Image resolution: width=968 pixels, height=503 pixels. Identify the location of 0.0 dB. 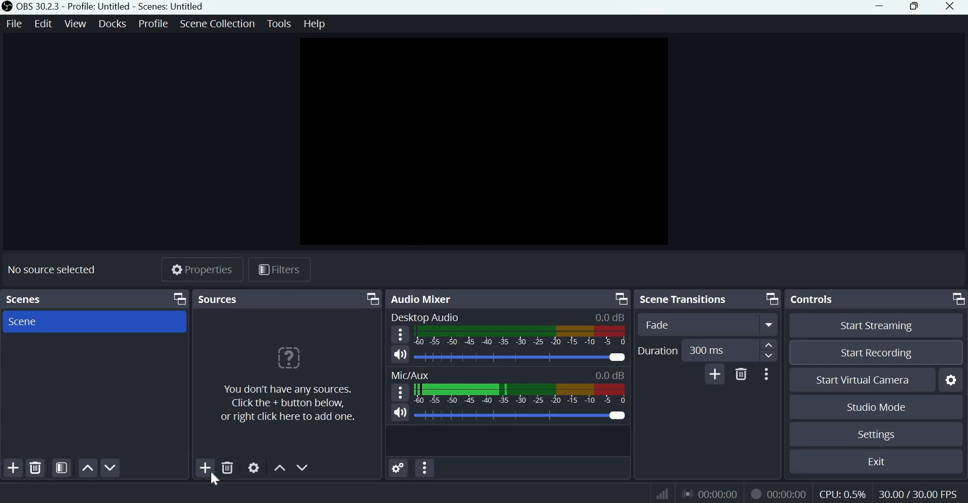
(610, 374).